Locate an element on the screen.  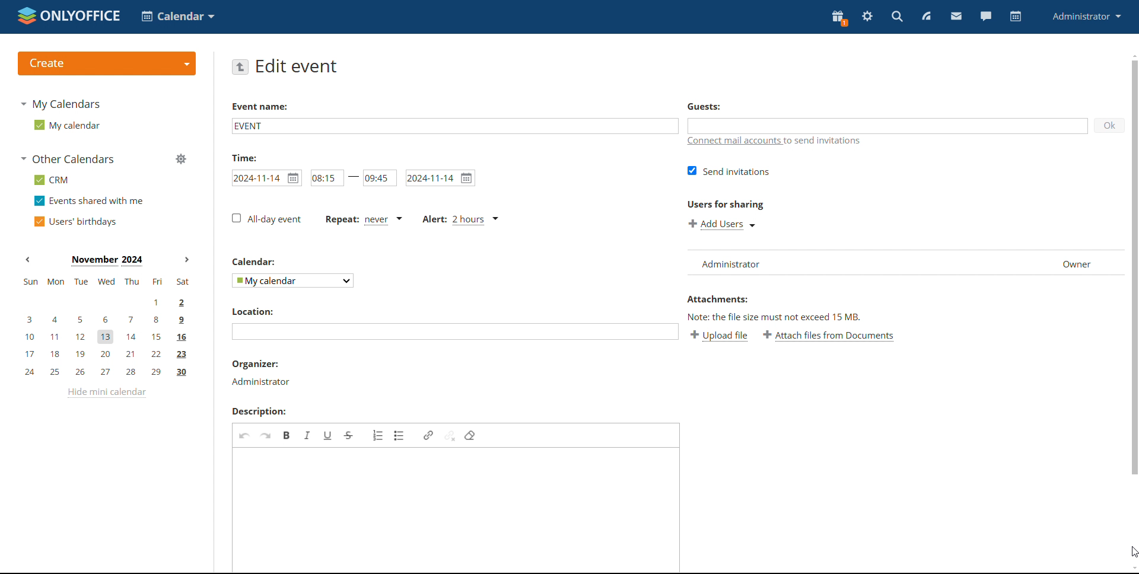
location label is located at coordinates (255, 313).